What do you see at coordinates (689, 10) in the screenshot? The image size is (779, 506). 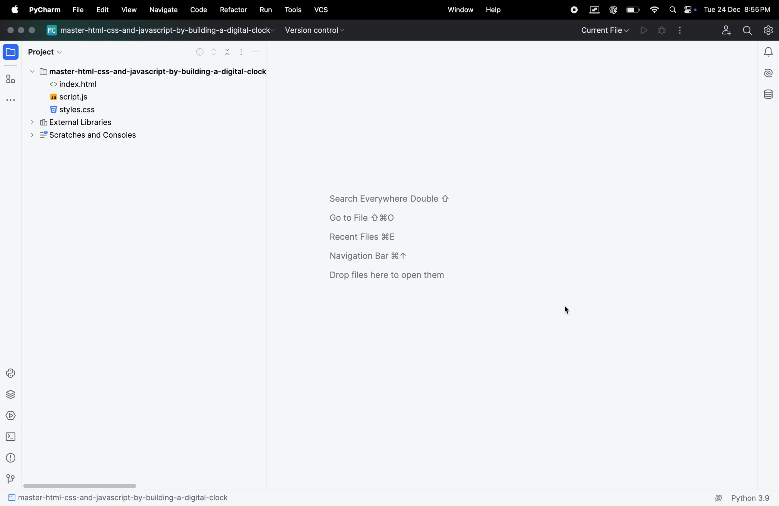 I see `battery` at bounding box center [689, 10].